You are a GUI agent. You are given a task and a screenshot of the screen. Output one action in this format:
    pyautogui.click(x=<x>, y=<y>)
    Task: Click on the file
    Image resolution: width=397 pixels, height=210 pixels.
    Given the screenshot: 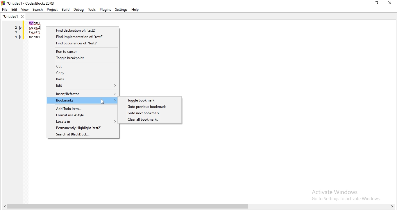 What is the action you would take?
    pyautogui.click(x=5, y=9)
    